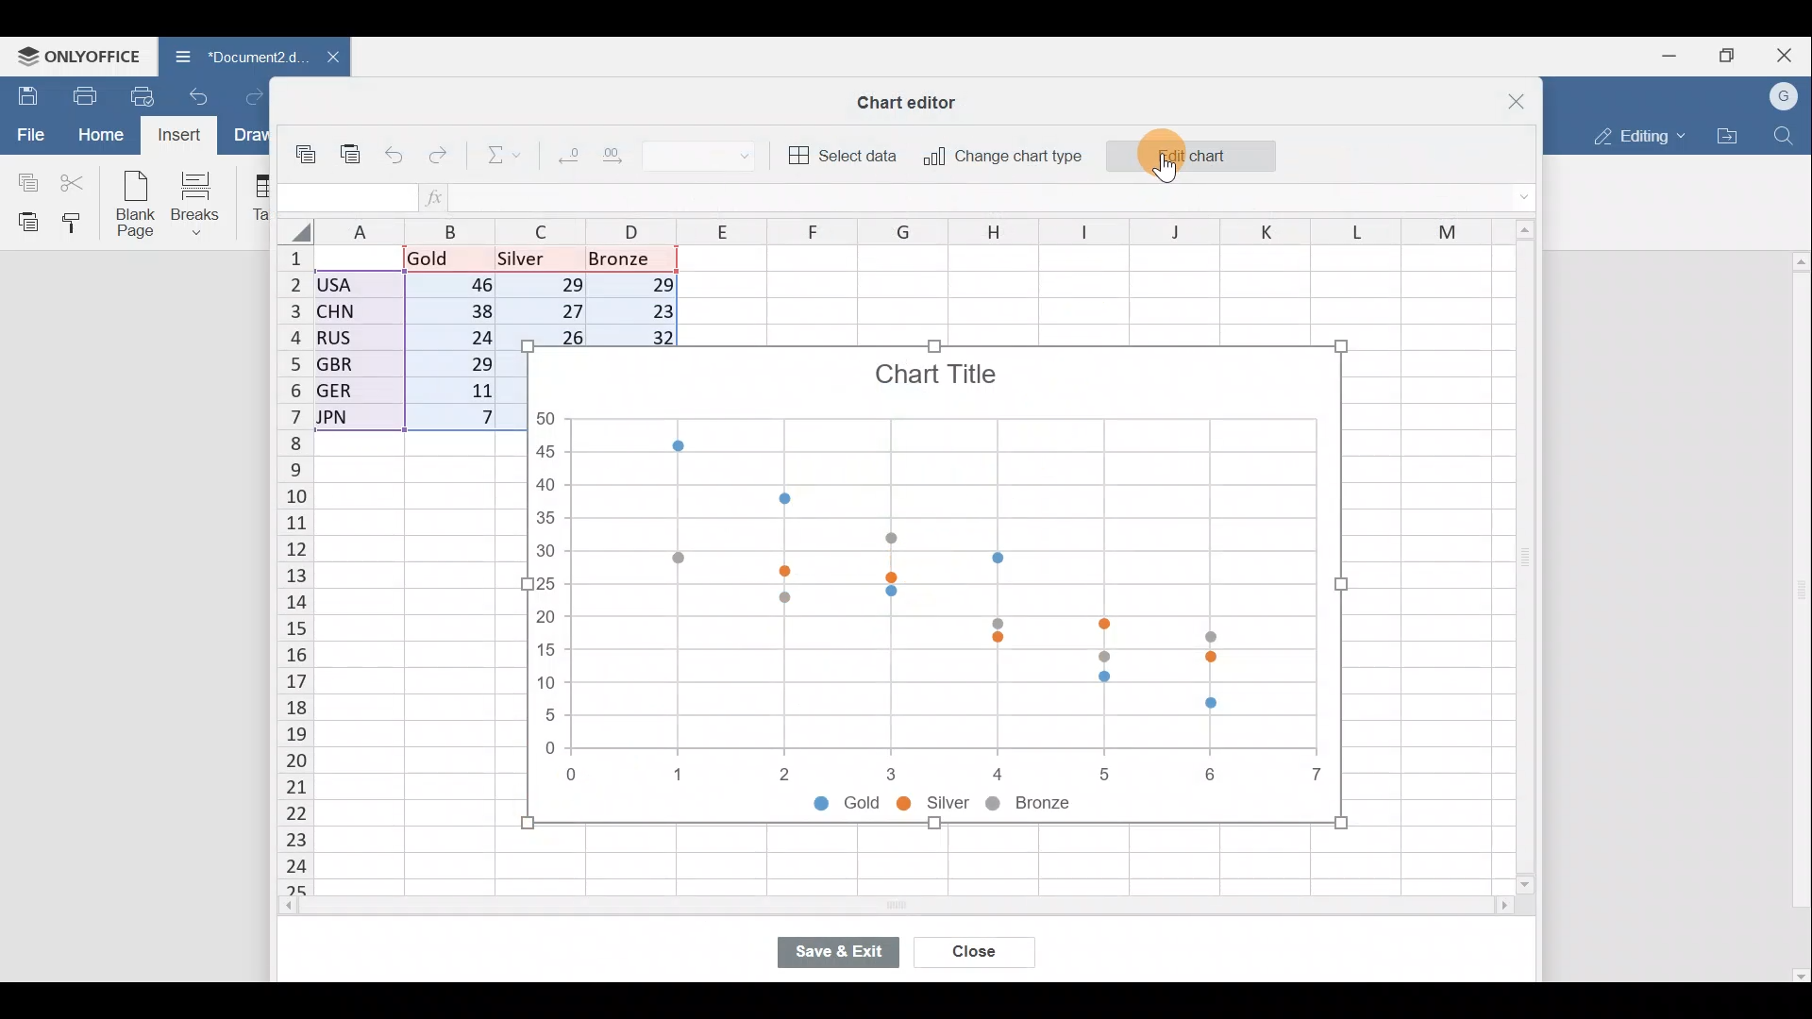 The height and width of the screenshot is (1019, 1812). What do you see at coordinates (259, 199) in the screenshot?
I see `Table` at bounding box center [259, 199].